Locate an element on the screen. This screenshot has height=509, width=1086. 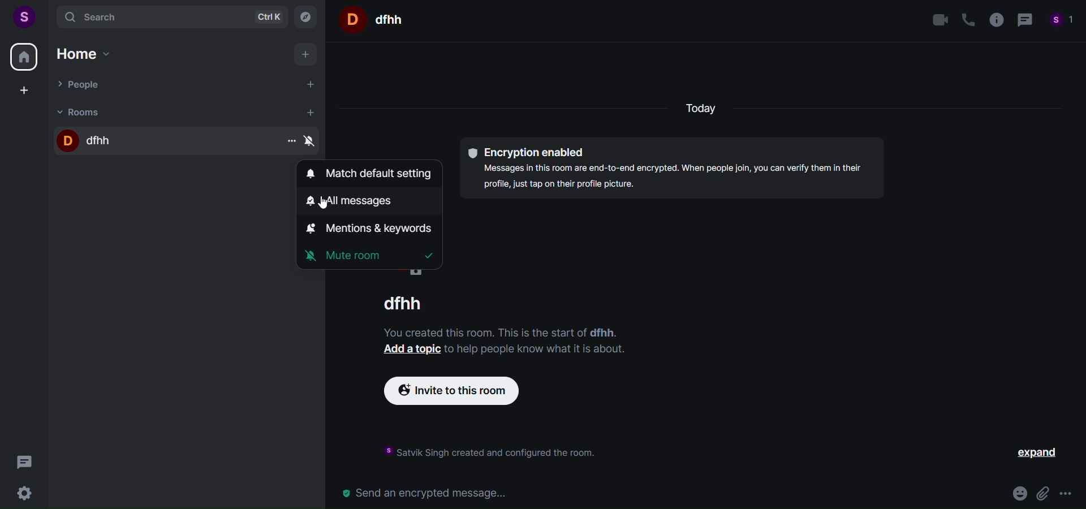
cursor is located at coordinates (326, 205).